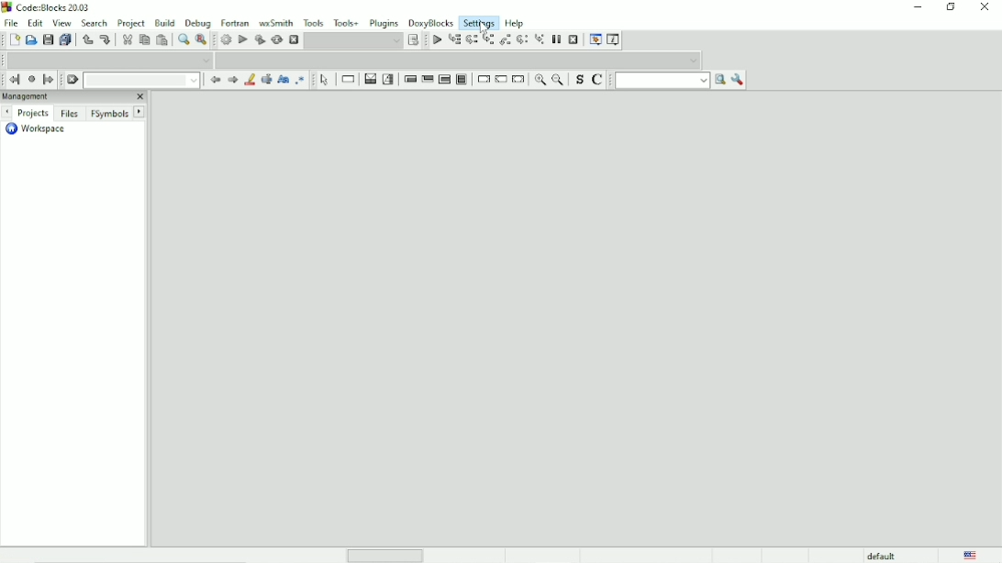 The width and height of the screenshot is (1002, 563). What do you see at coordinates (410, 80) in the screenshot?
I see `Entry condition loop` at bounding box center [410, 80].